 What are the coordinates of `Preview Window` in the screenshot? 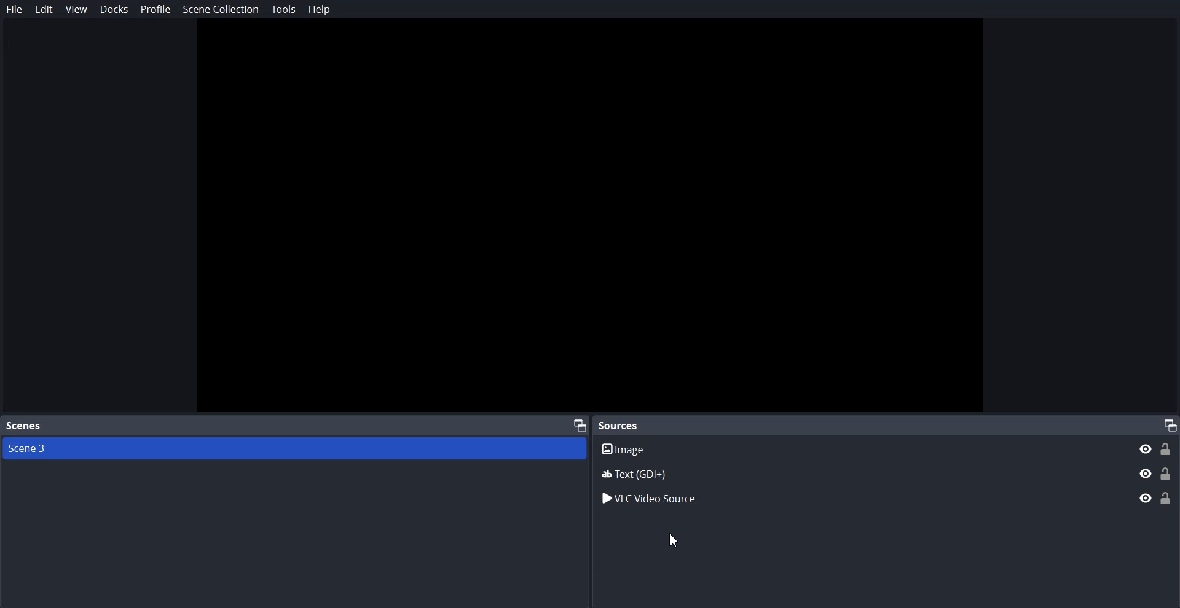 It's located at (590, 217).